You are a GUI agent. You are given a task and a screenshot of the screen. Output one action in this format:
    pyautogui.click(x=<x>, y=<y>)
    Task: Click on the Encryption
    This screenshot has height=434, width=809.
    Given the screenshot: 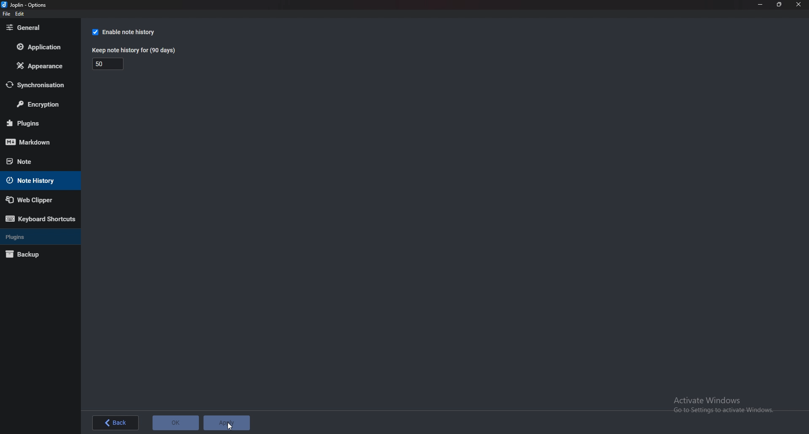 What is the action you would take?
    pyautogui.click(x=39, y=105)
    